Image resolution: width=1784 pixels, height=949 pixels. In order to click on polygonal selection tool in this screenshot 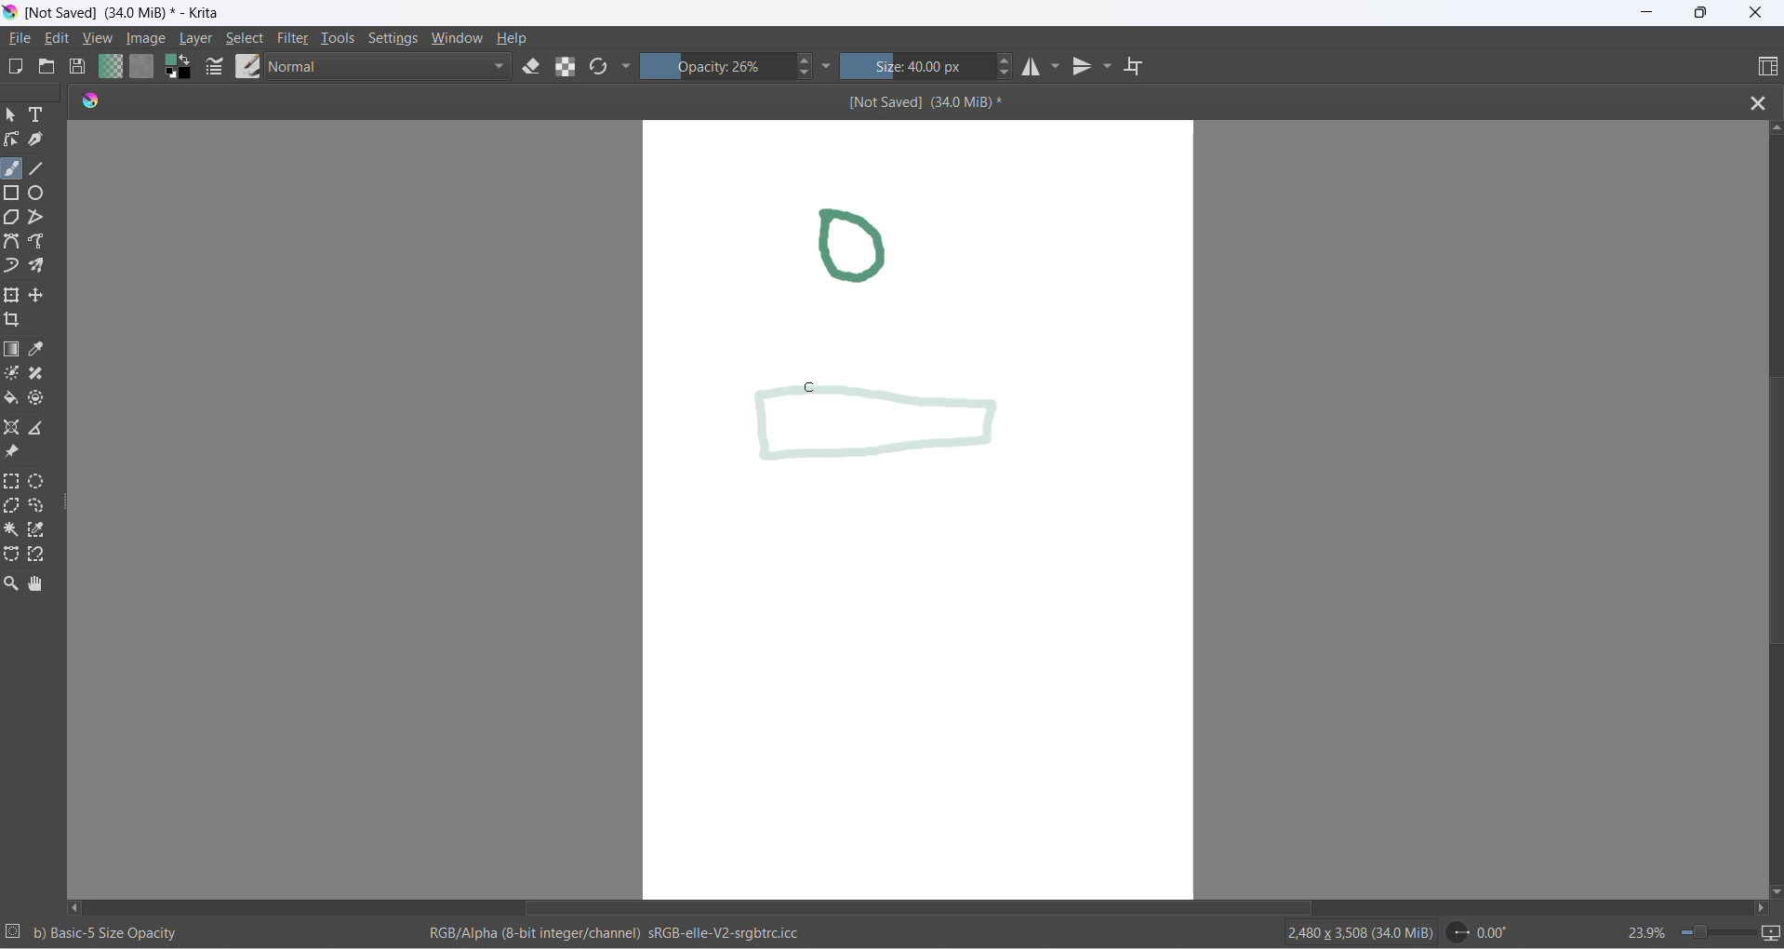, I will do `click(12, 508)`.